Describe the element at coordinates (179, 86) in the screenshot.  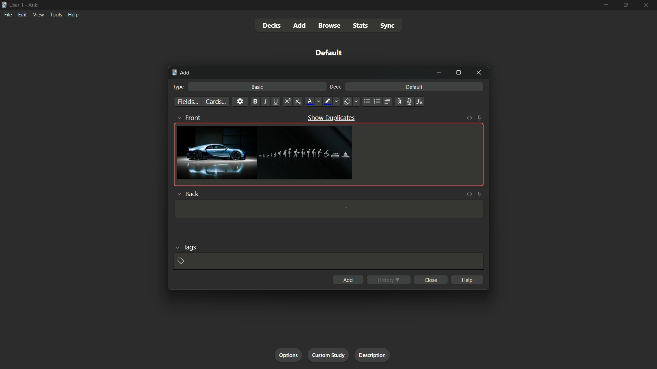
I see `type` at that location.